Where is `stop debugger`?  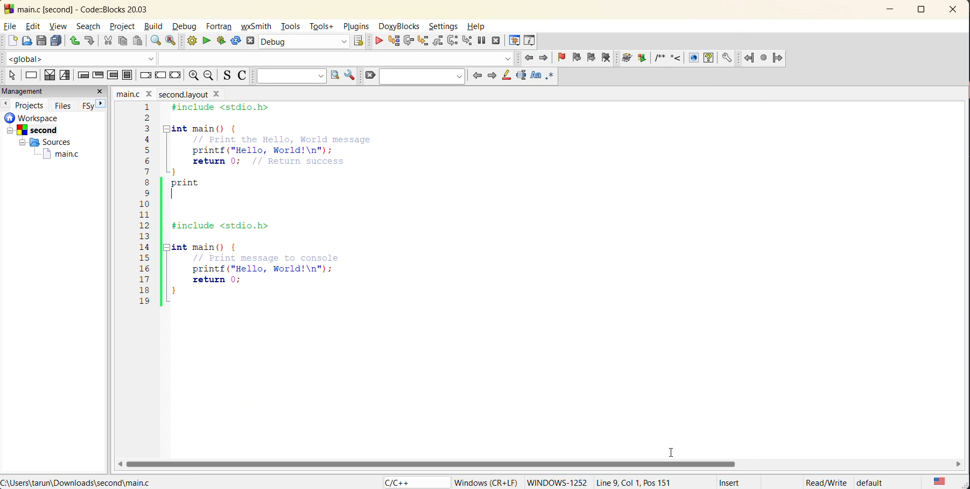
stop debugger is located at coordinates (496, 40).